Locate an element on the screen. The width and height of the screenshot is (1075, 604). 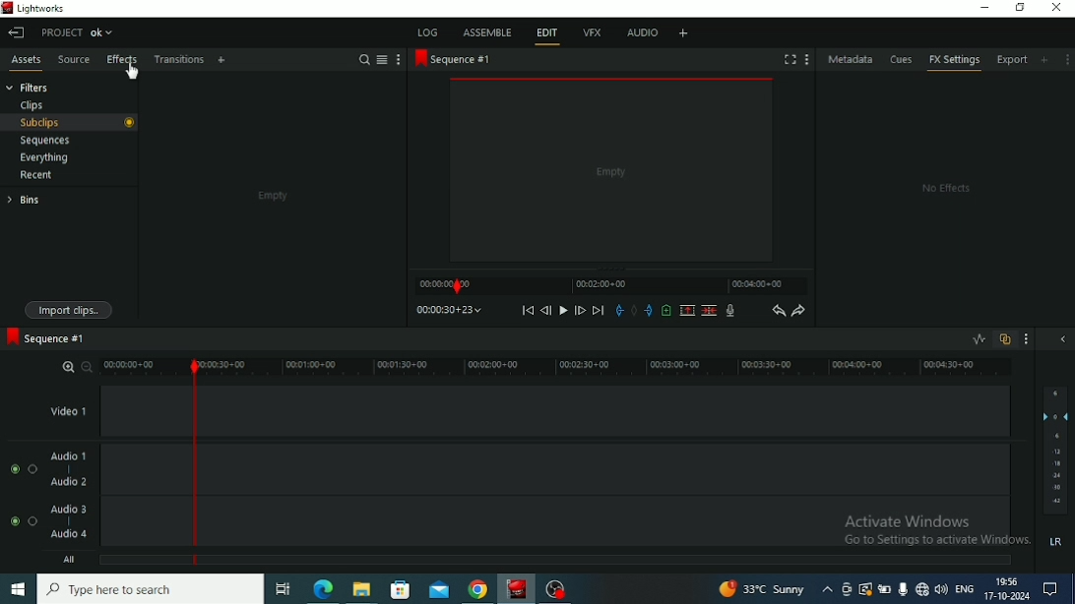
Audio 3 and 4 is located at coordinates (88, 523).